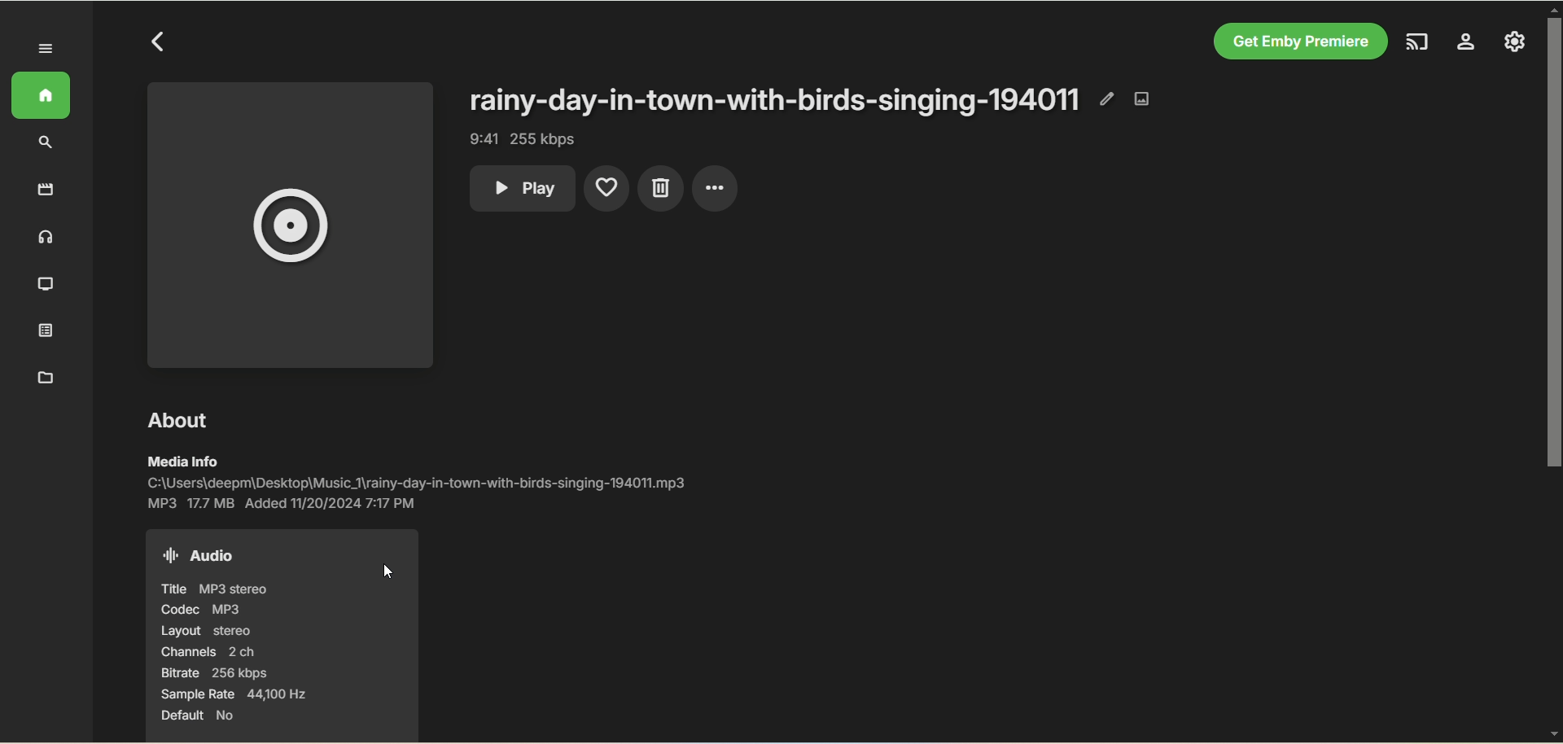 The width and height of the screenshot is (1563, 744). What do you see at coordinates (207, 631) in the screenshot?
I see `layout stereo` at bounding box center [207, 631].